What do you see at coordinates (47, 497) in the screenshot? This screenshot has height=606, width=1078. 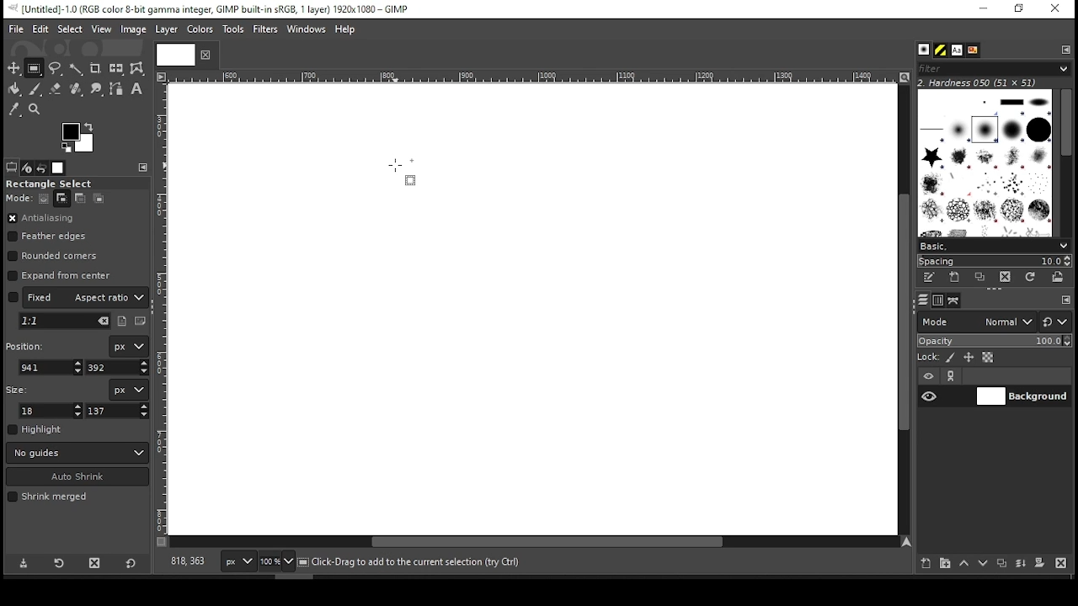 I see `shrink merged` at bounding box center [47, 497].